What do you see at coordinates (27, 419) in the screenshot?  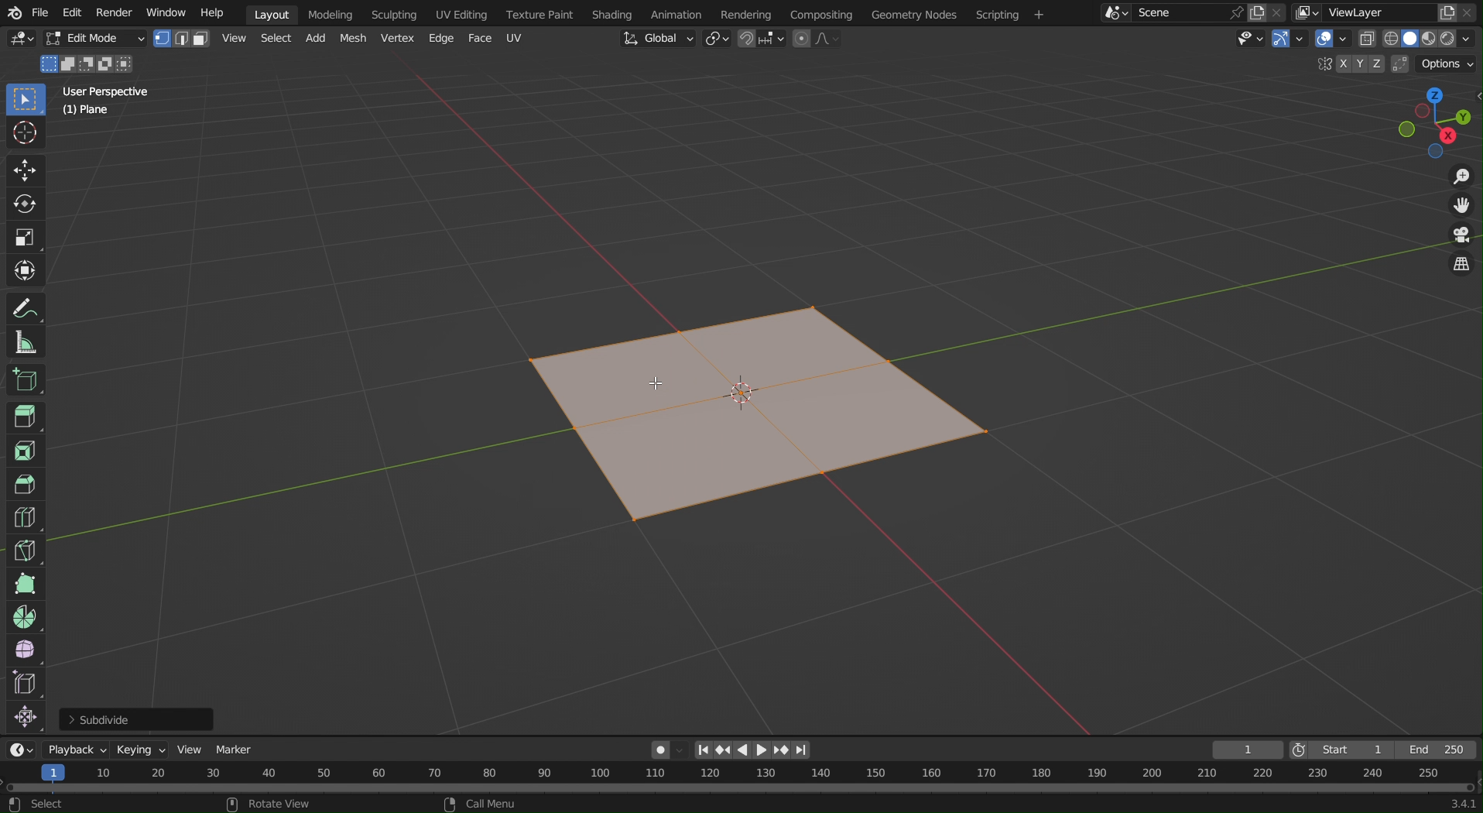 I see `Extrude Region` at bounding box center [27, 419].